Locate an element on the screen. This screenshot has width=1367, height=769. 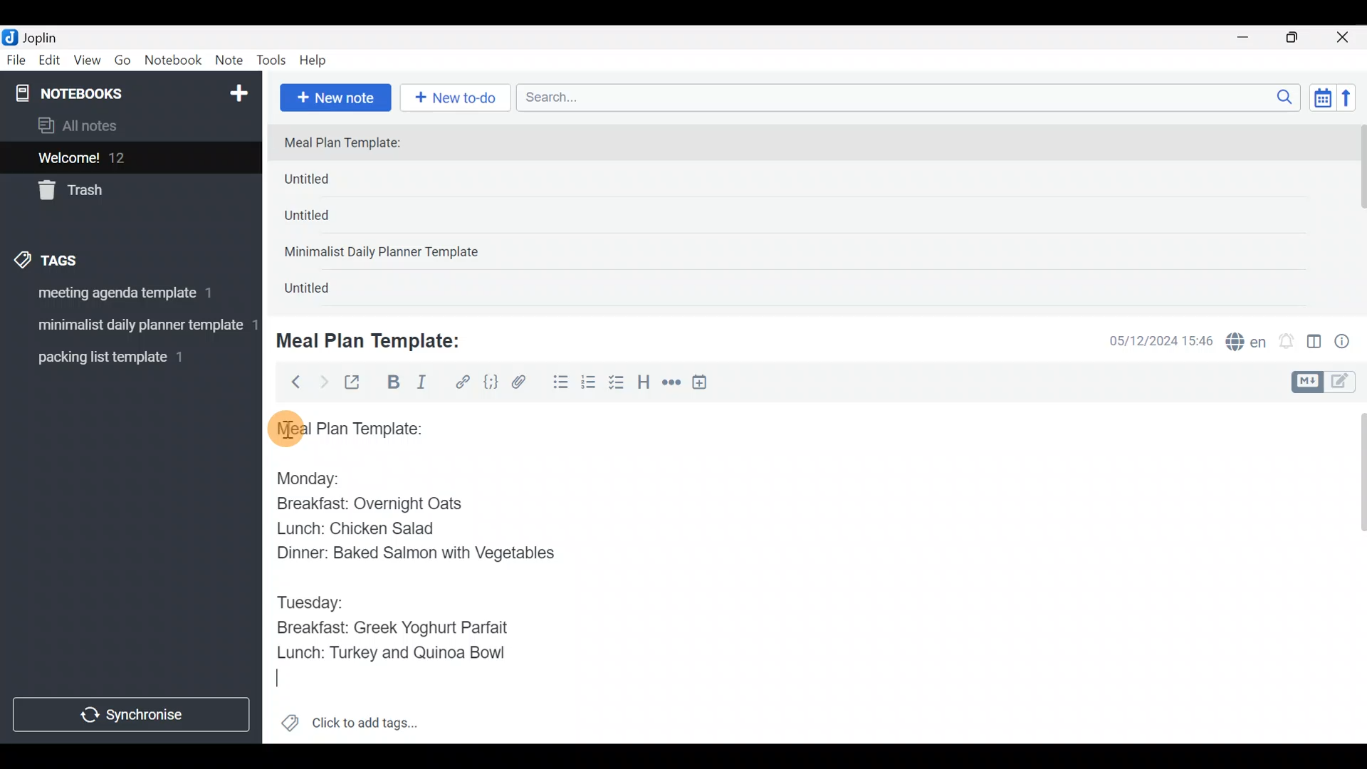
Go is located at coordinates (122, 63).